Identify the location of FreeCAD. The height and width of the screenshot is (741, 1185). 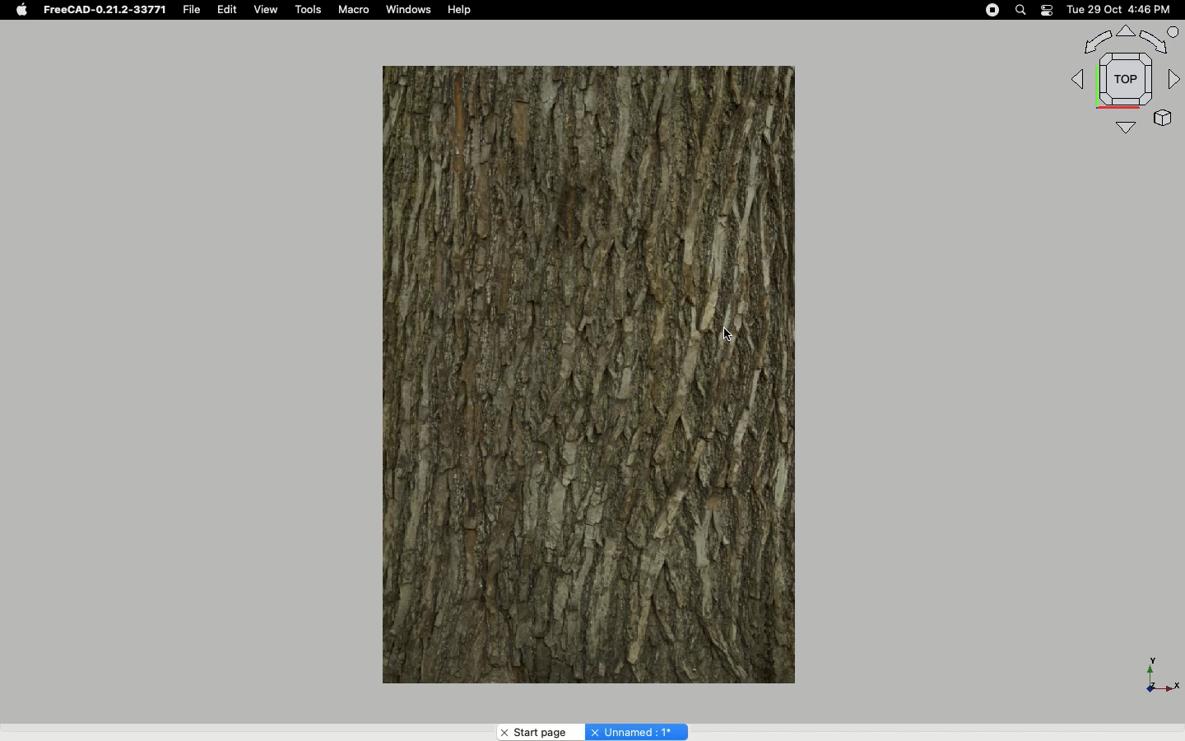
(103, 10).